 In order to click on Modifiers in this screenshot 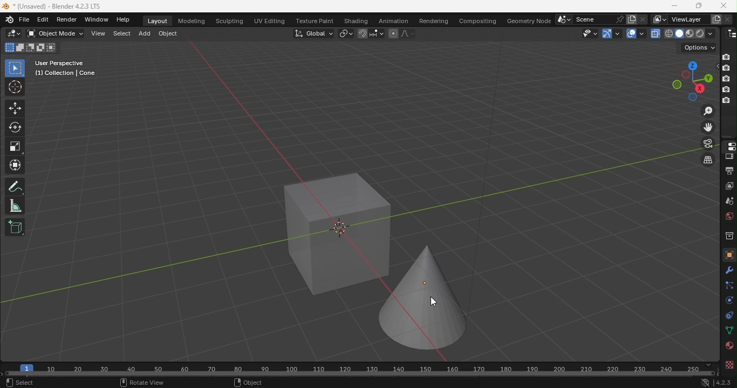, I will do `click(729, 269)`.